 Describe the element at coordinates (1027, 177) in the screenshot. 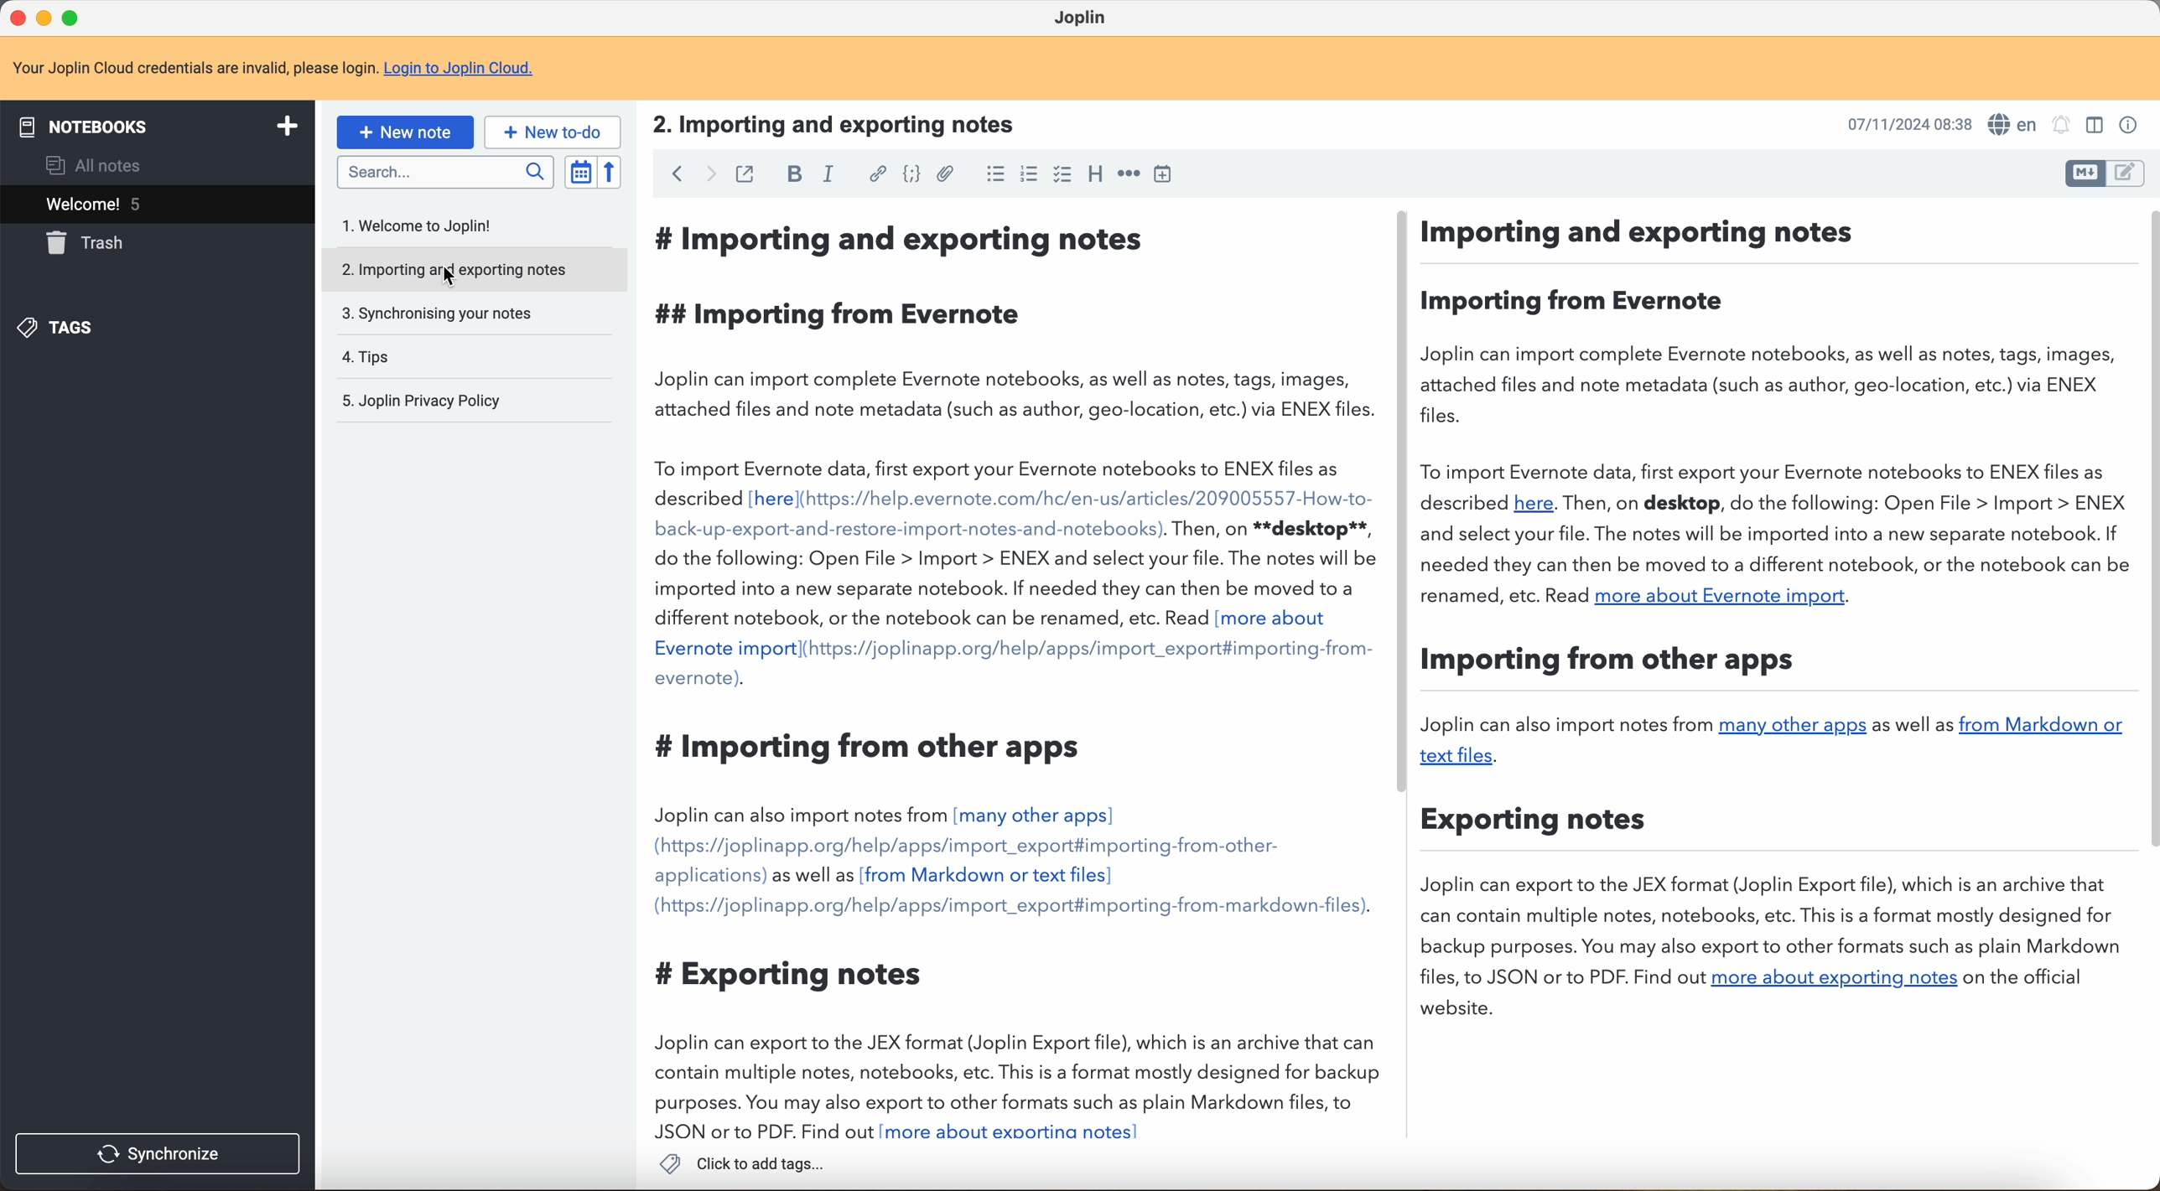

I see `numbered list` at that location.